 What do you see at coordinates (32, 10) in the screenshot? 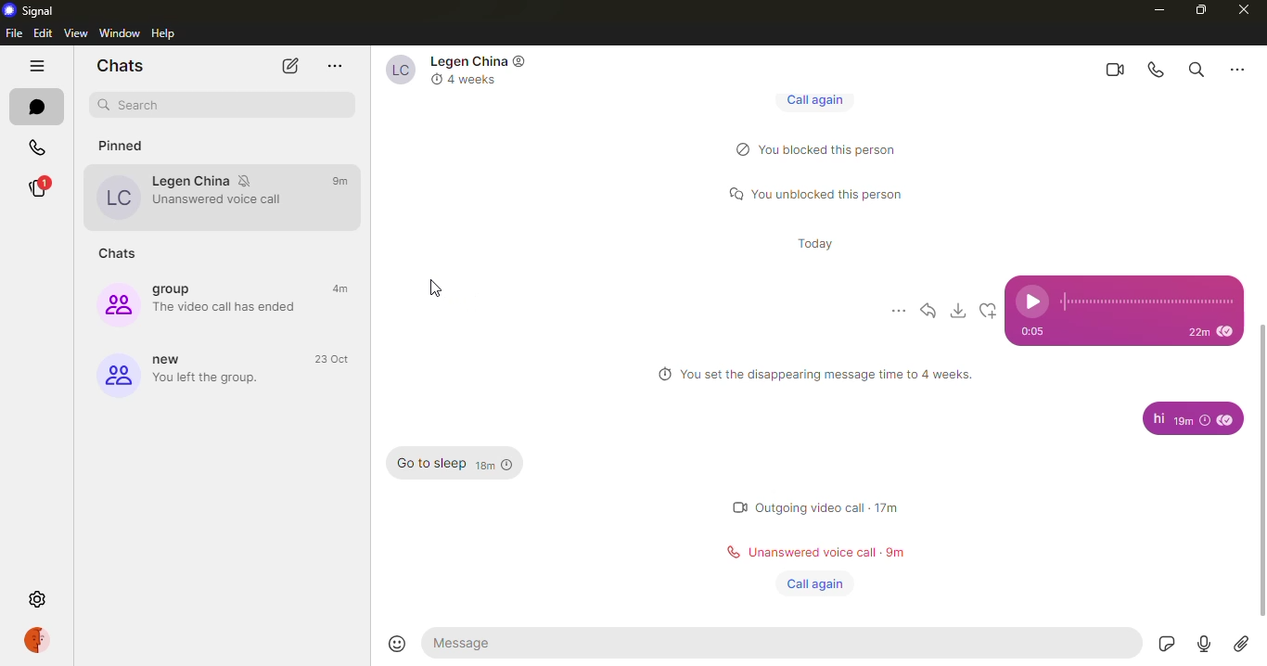
I see `signal` at bounding box center [32, 10].